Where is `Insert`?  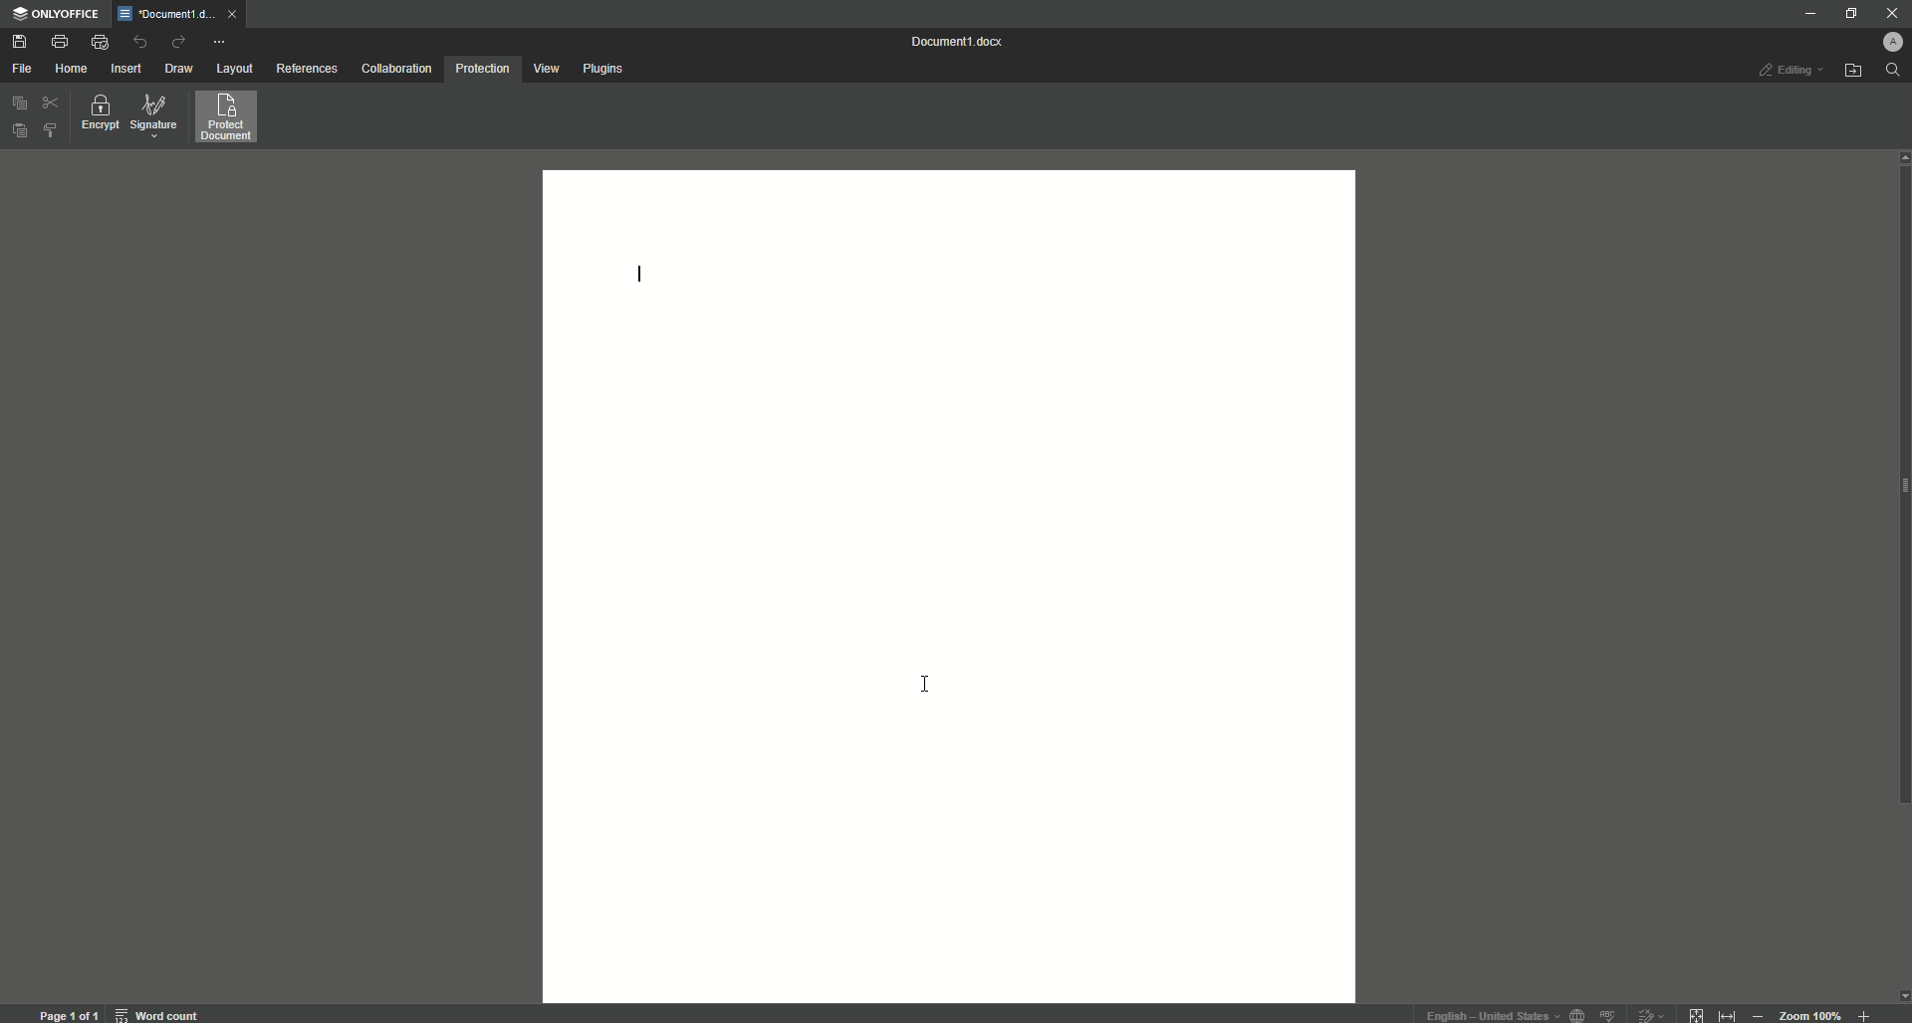 Insert is located at coordinates (127, 68).